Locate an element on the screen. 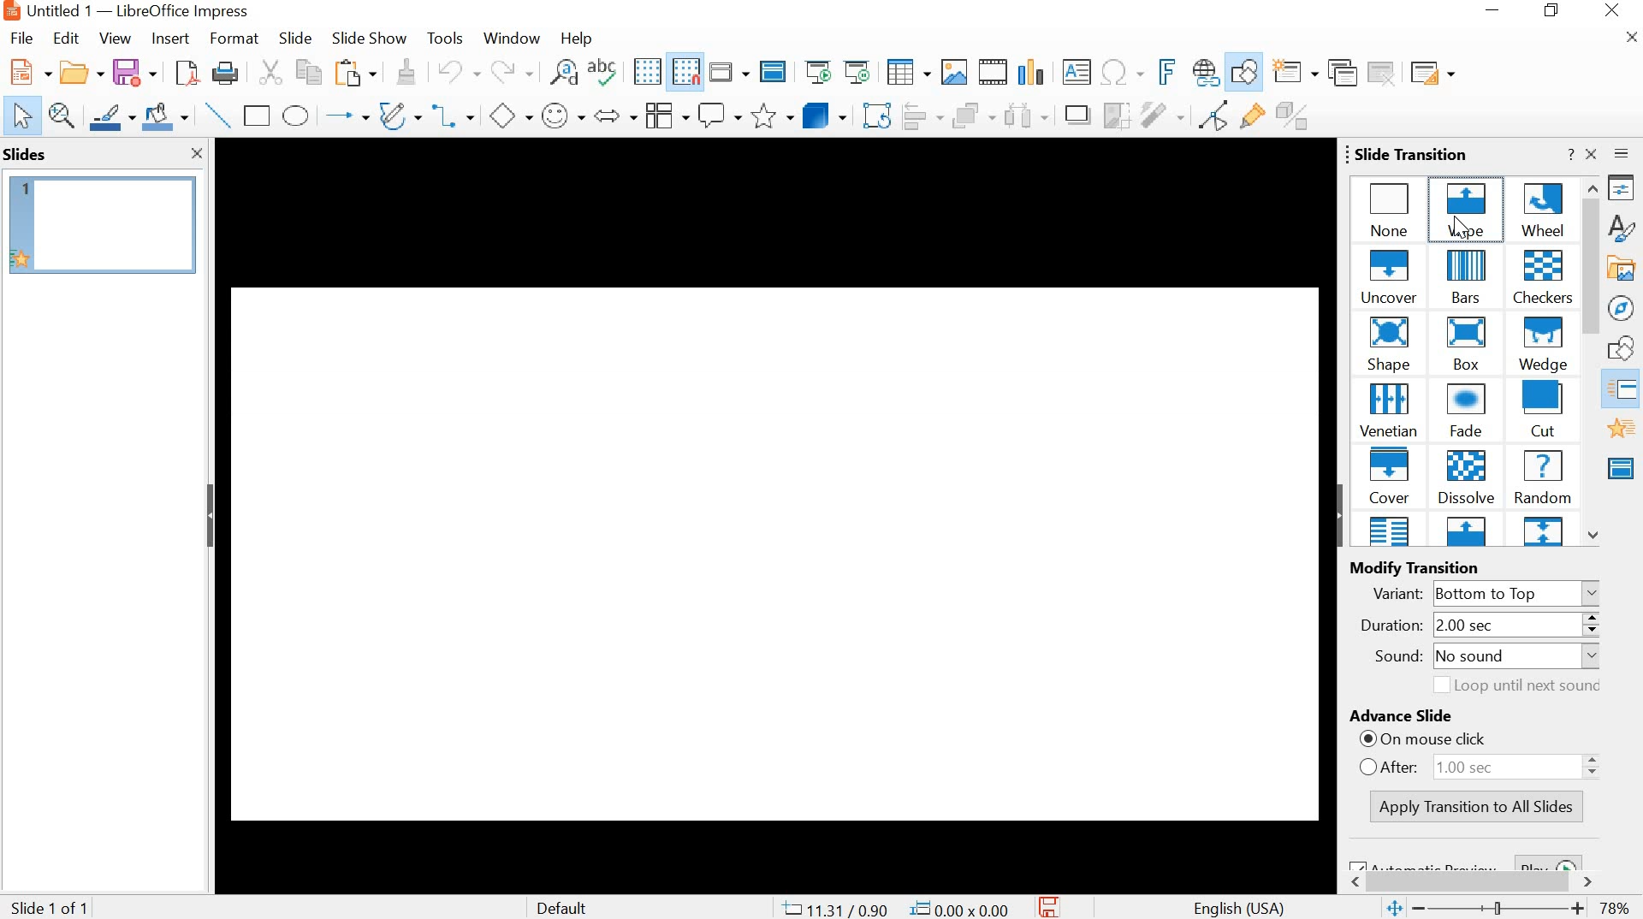 The width and height of the screenshot is (1643, 919). Line color is located at coordinates (112, 116).